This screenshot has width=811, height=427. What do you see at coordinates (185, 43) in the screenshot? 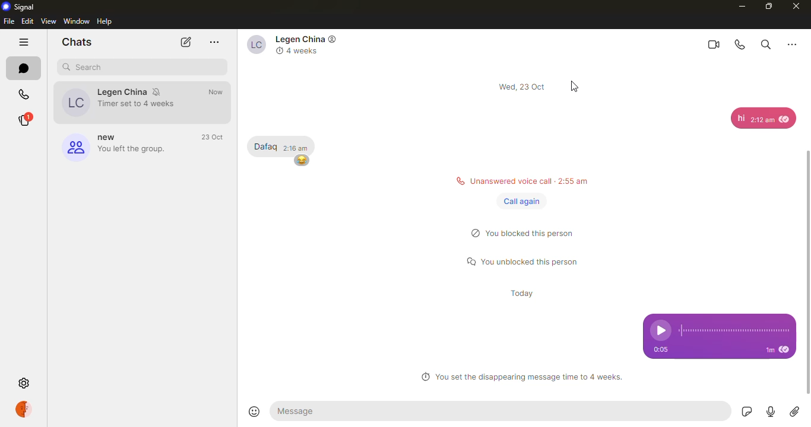
I see `new chat` at bounding box center [185, 43].